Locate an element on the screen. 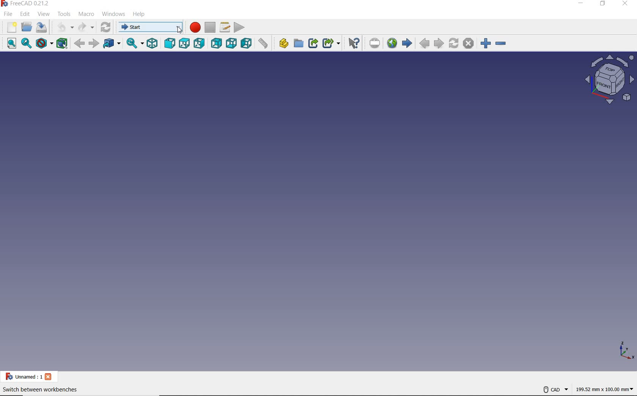 Image resolution: width=637 pixels, height=396 pixels. SAVE is located at coordinates (43, 27).